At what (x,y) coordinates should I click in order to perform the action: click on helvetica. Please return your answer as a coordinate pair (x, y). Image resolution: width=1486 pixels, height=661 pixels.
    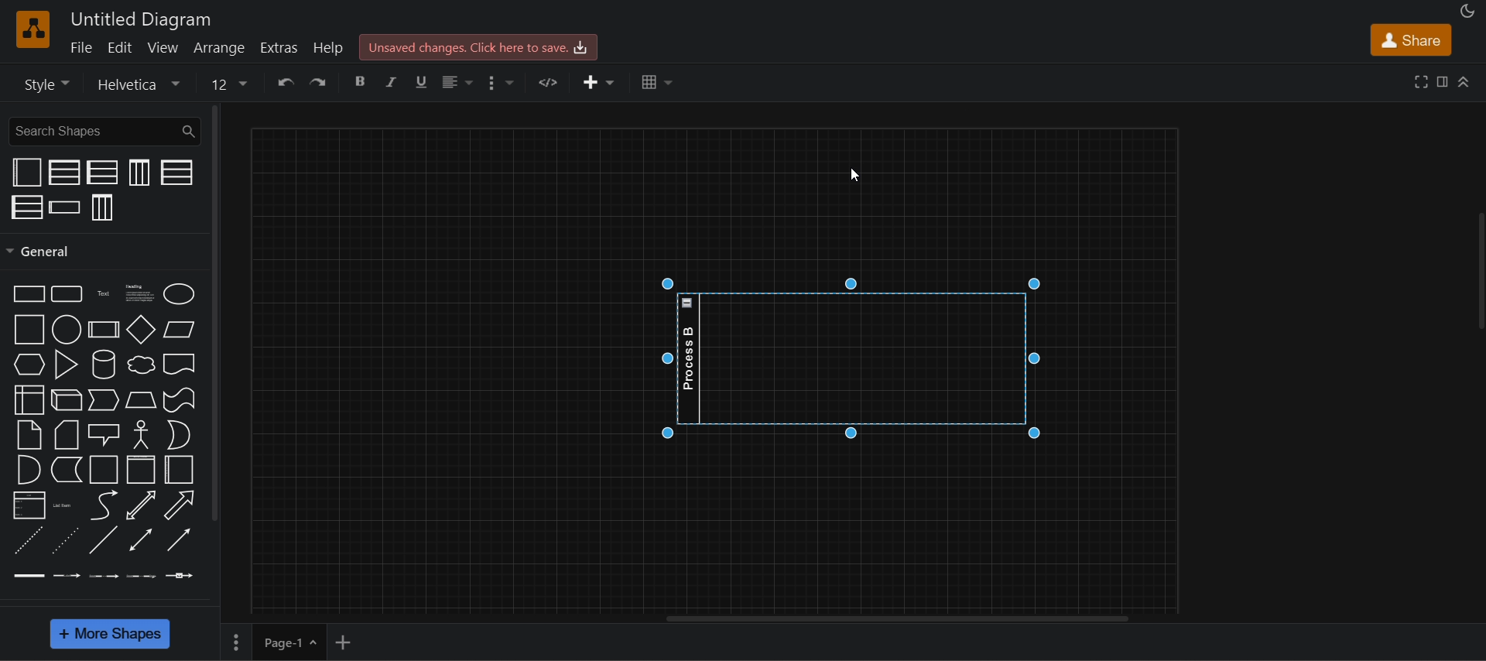
    Looking at the image, I should click on (132, 85).